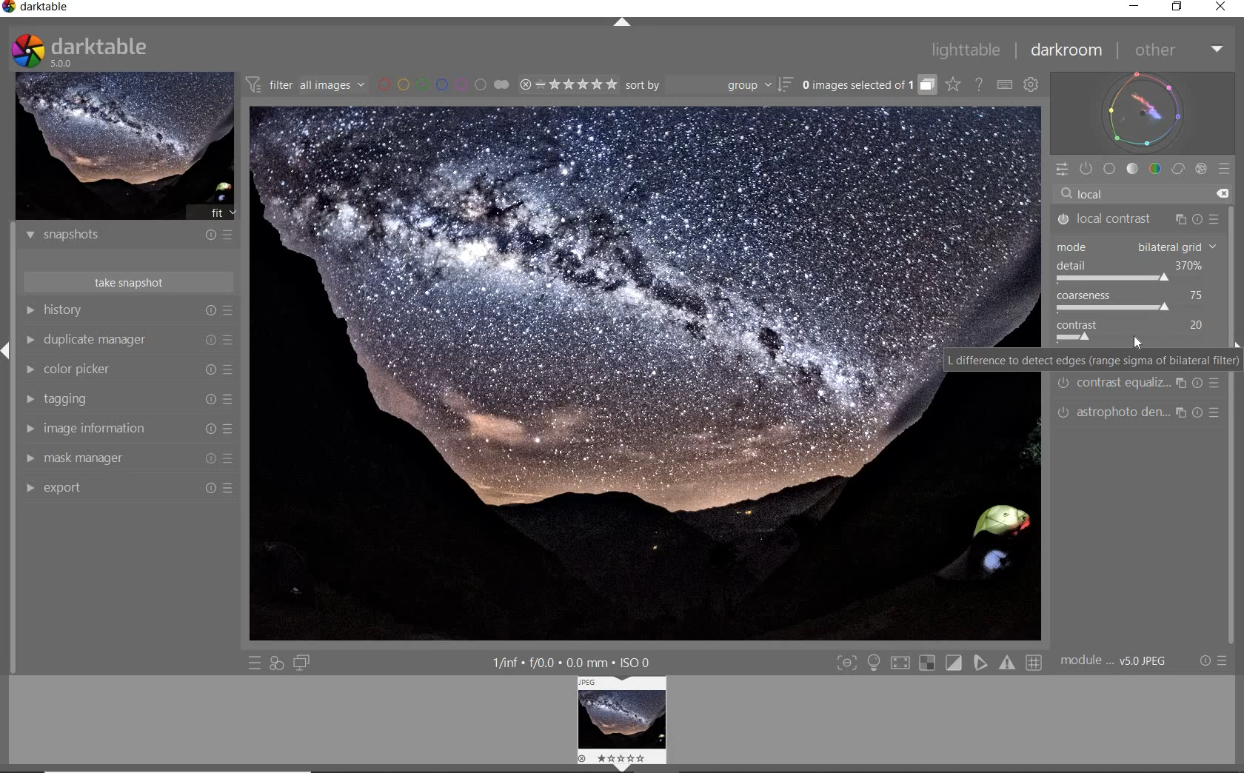 The width and height of the screenshot is (1244, 773). What do you see at coordinates (629, 768) in the screenshot?
I see `hide bottom menu • ctrl+shift+b` at bounding box center [629, 768].